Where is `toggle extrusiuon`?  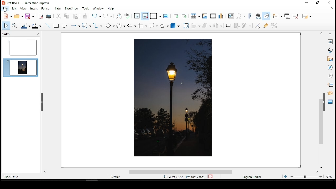 toggle extrusiuon is located at coordinates (276, 25).